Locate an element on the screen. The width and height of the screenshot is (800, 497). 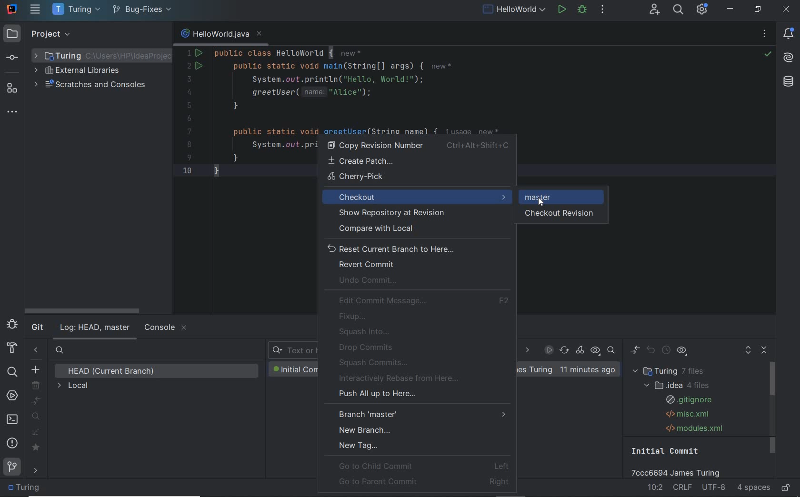
HEAD is located at coordinates (114, 371).